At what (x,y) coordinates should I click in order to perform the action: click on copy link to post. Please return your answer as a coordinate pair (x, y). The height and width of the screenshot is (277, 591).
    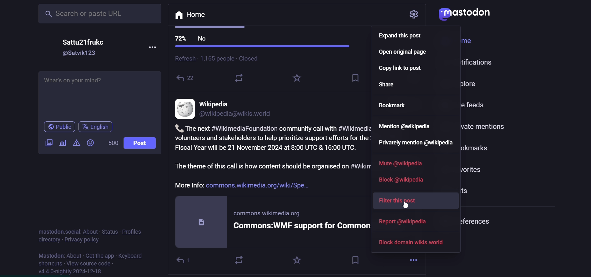
    Looking at the image, I should click on (400, 68).